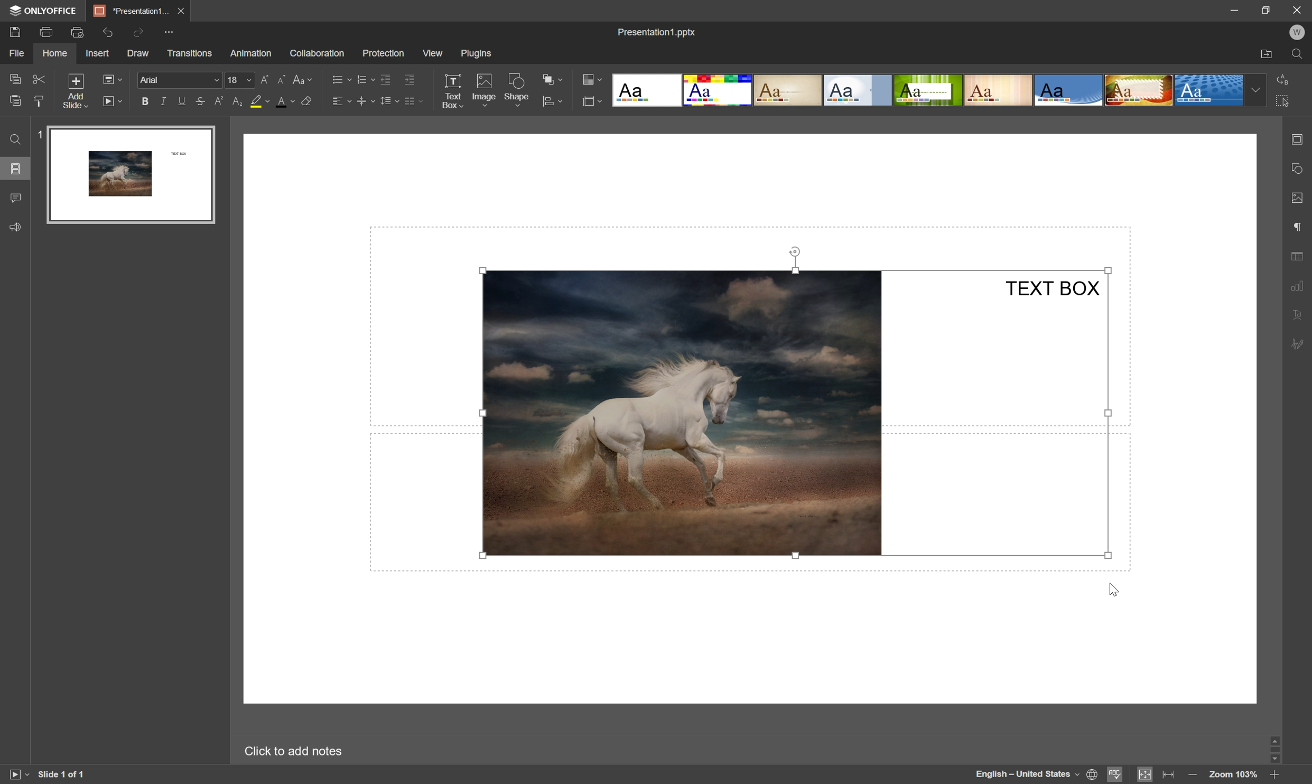 Image resolution: width=1312 pixels, height=784 pixels. Describe the element at coordinates (389, 101) in the screenshot. I see `line spacing` at that location.